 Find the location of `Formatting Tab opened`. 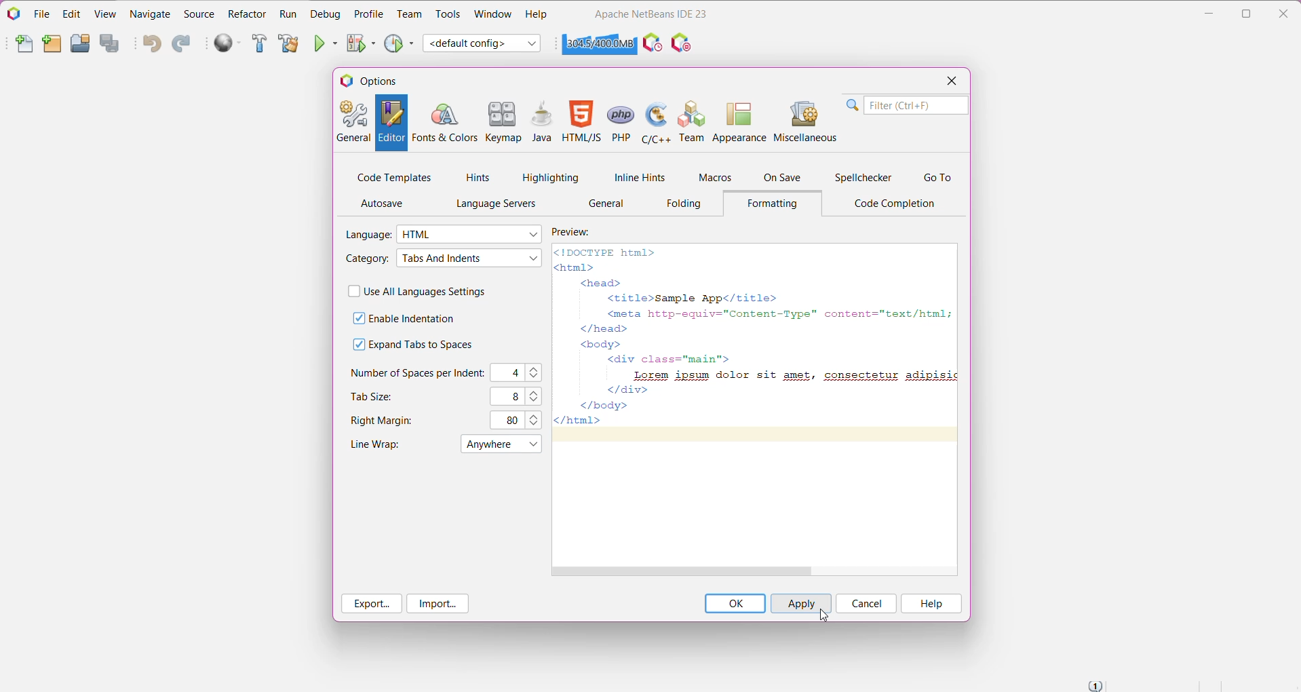

Formatting Tab opened is located at coordinates (777, 204).